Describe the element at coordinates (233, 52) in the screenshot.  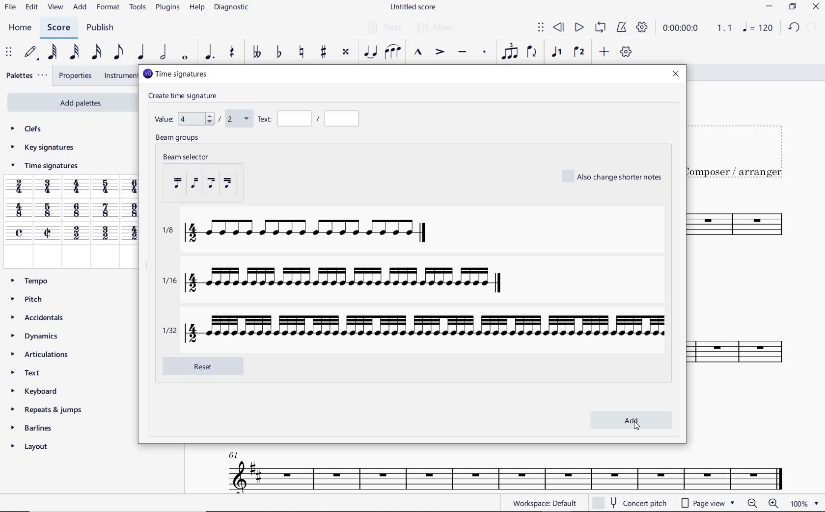
I see `REST` at that location.